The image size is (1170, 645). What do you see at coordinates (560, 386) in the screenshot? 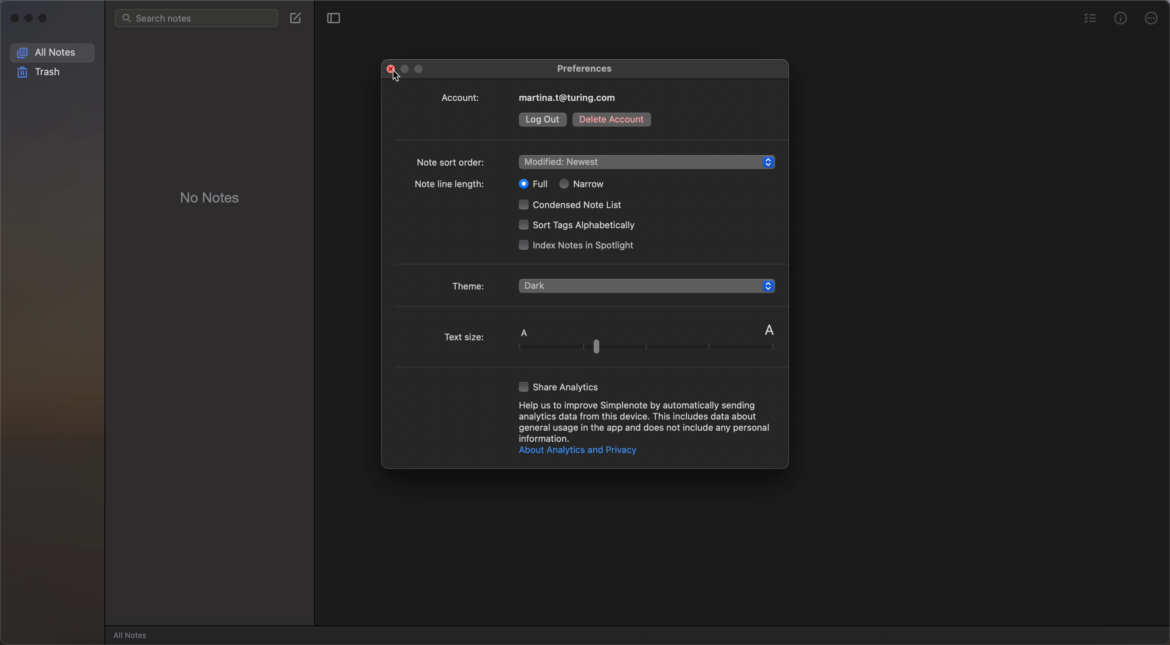
I see `share analytics` at bounding box center [560, 386].